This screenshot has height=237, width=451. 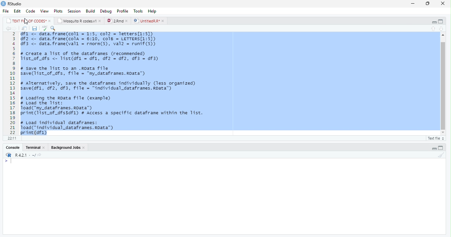 I want to click on R Script, so click(x=435, y=138).